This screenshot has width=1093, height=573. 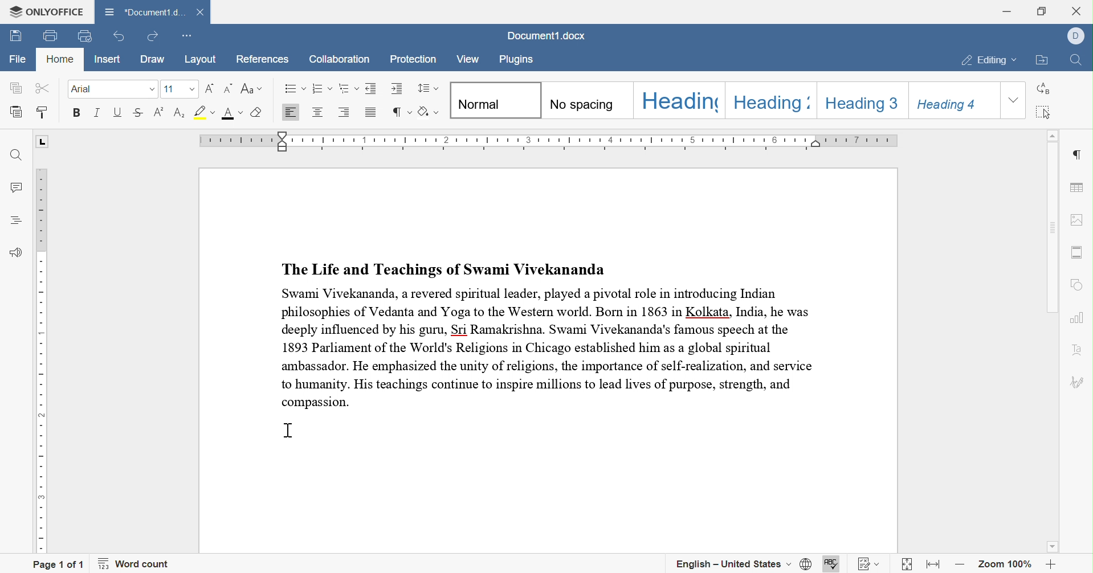 What do you see at coordinates (397, 88) in the screenshot?
I see `increase indent` at bounding box center [397, 88].